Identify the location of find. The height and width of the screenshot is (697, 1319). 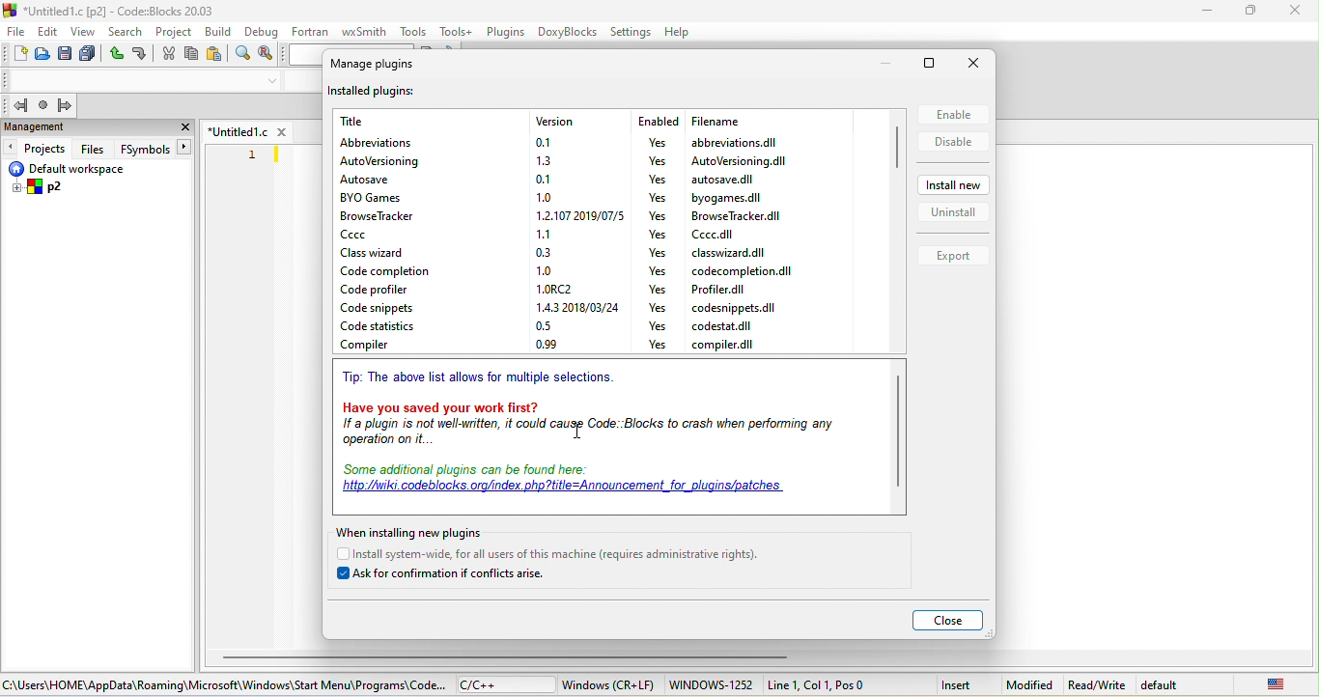
(246, 54).